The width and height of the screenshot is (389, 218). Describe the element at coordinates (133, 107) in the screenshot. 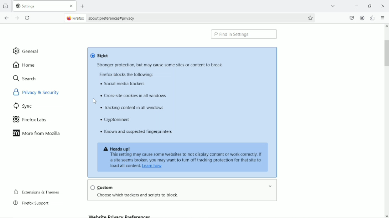

I see `text` at that location.